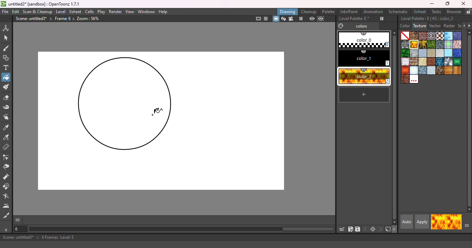 This screenshot has width=472, height=248. What do you see at coordinates (438, 221) in the screenshot?
I see `current style` at bounding box center [438, 221].